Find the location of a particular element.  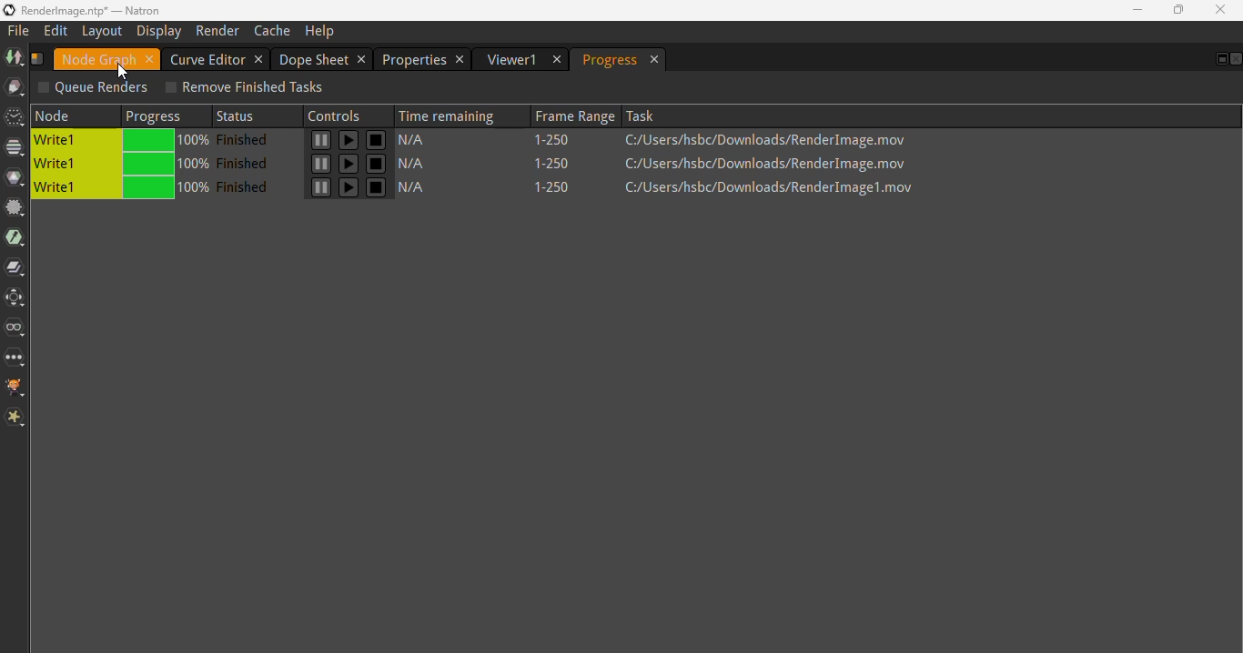

write 1 is located at coordinates (76, 141).